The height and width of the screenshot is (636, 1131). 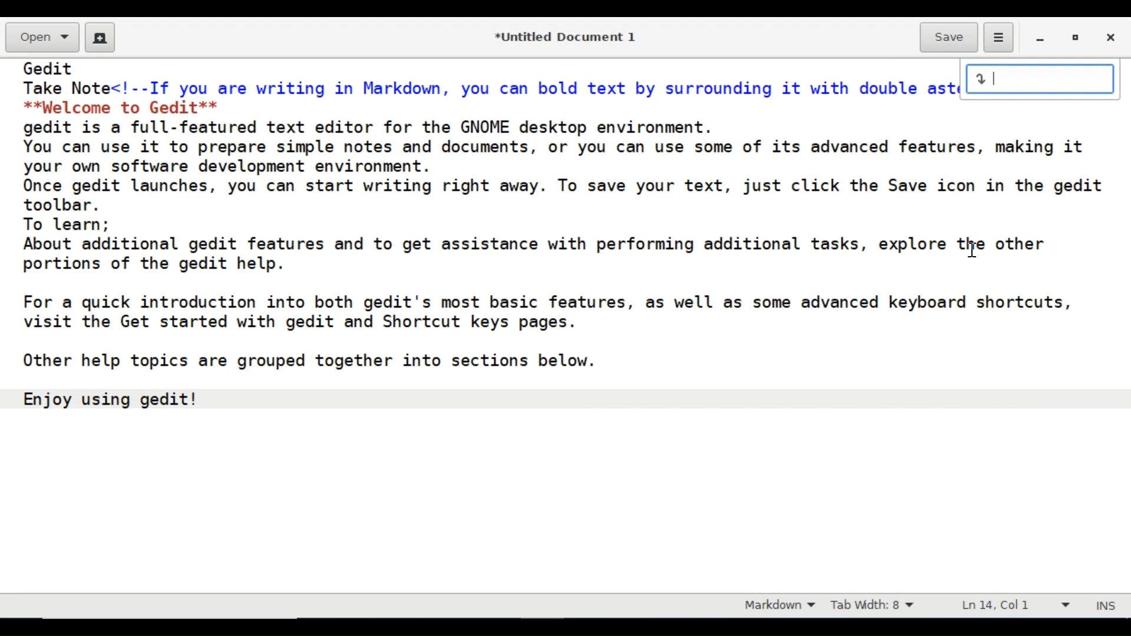 What do you see at coordinates (376, 126) in the screenshot?
I see `gedit is a full-featured text editor for the GNOME desktop environment.` at bounding box center [376, 126].